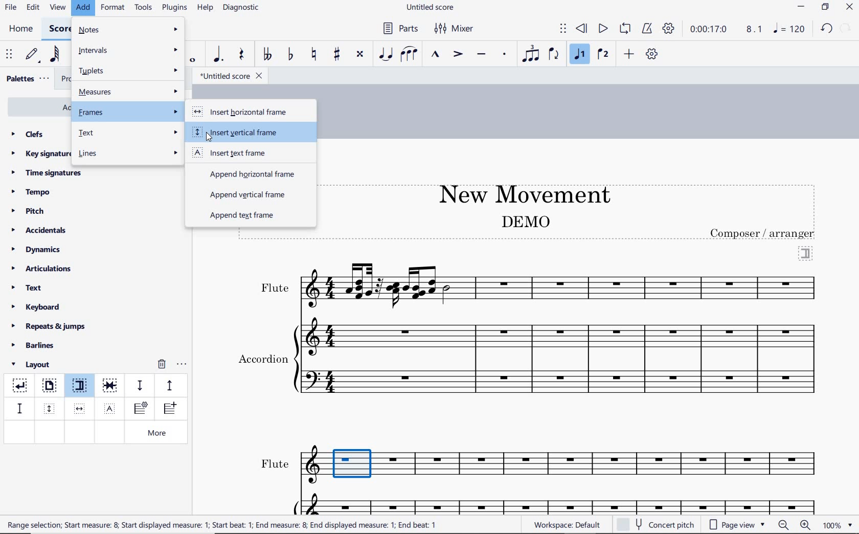 This screenshot has height=534, width=859. Describe the element at coordinates (581, 55) in the screenshot. I see `voice1` at that location.